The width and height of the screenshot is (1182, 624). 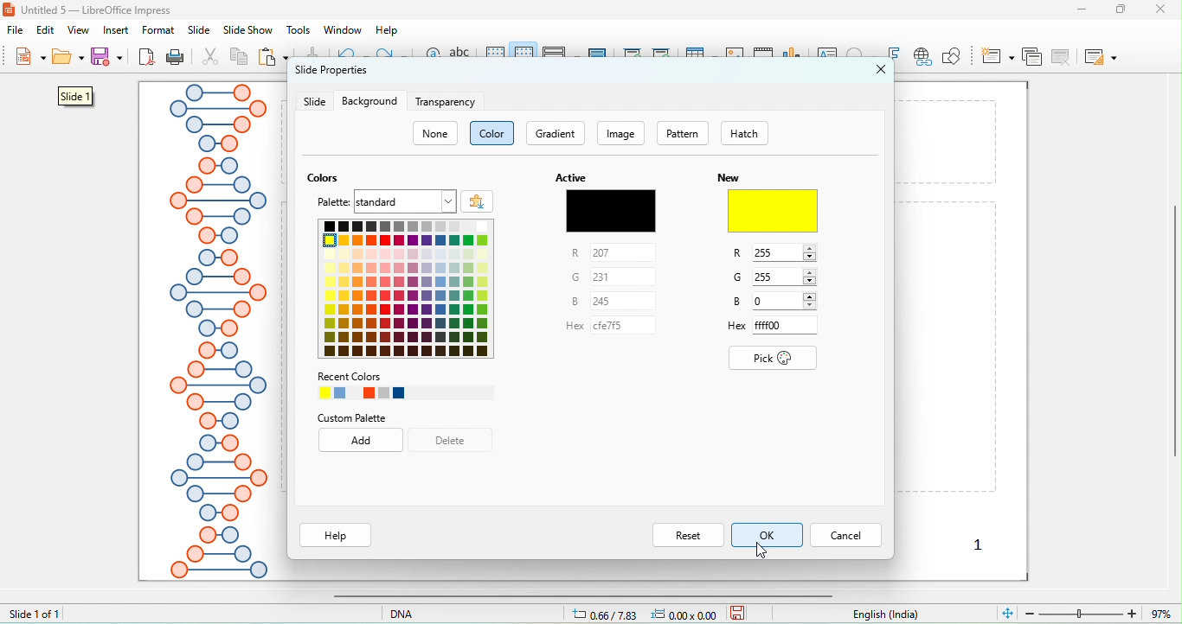 I want to click on chart, so click(x=794, y=57).